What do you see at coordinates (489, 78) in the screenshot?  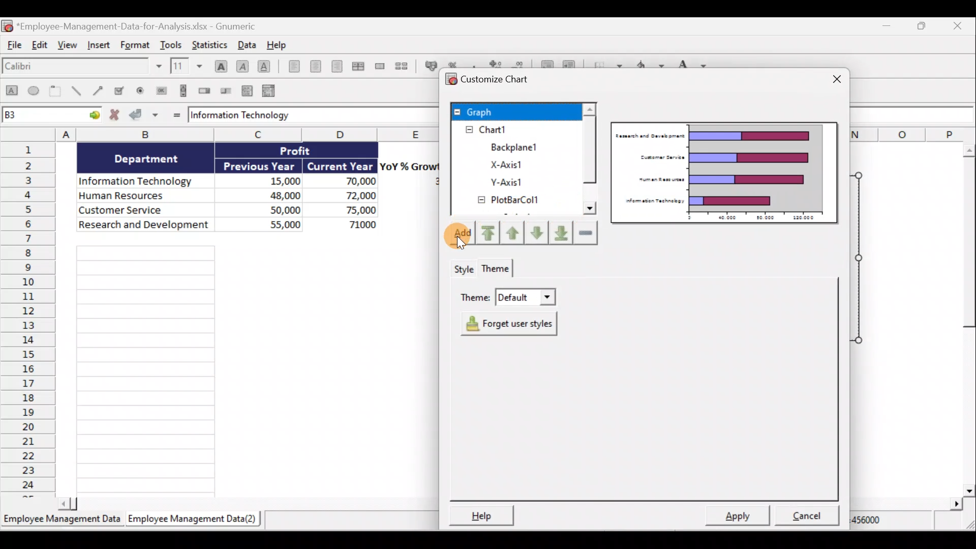 I see `Customize chart` at bounding box center [489, 78].